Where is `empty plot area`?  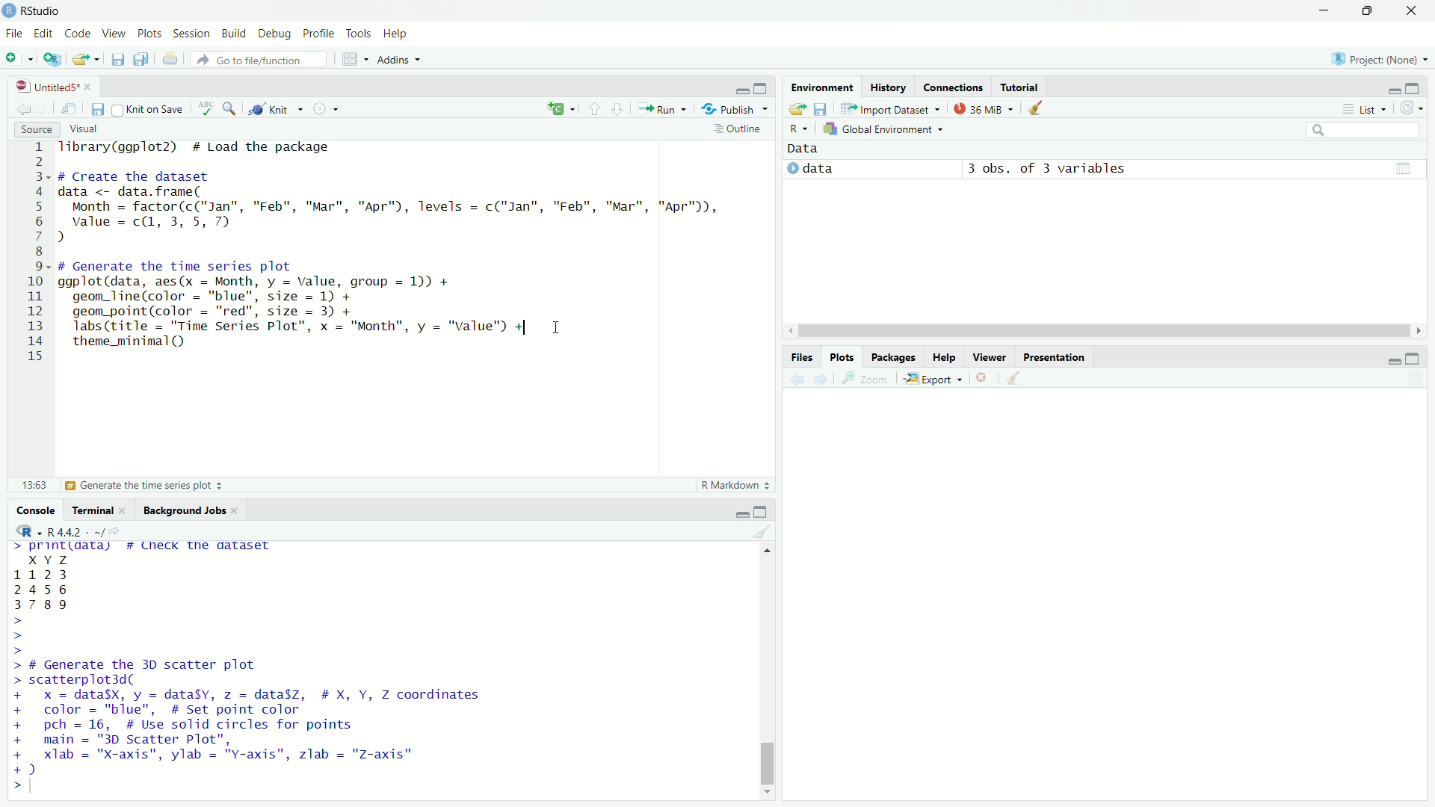 empty plot area is located at coordinates (1112, 603).